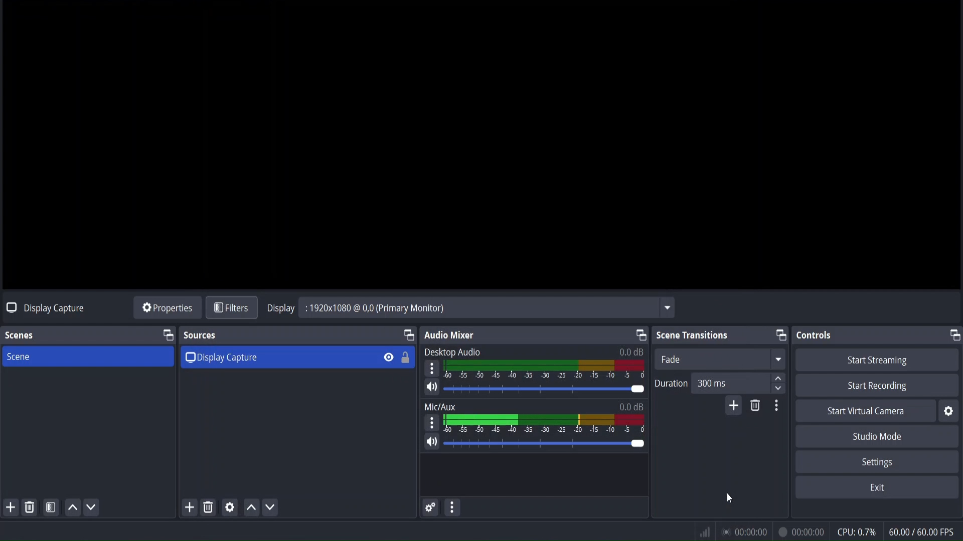 The image size is (963, 541). What do you see at coordinates (756, 405) in the screenshot?
I see `remove configurable transition` at bounding box center [756, 405].